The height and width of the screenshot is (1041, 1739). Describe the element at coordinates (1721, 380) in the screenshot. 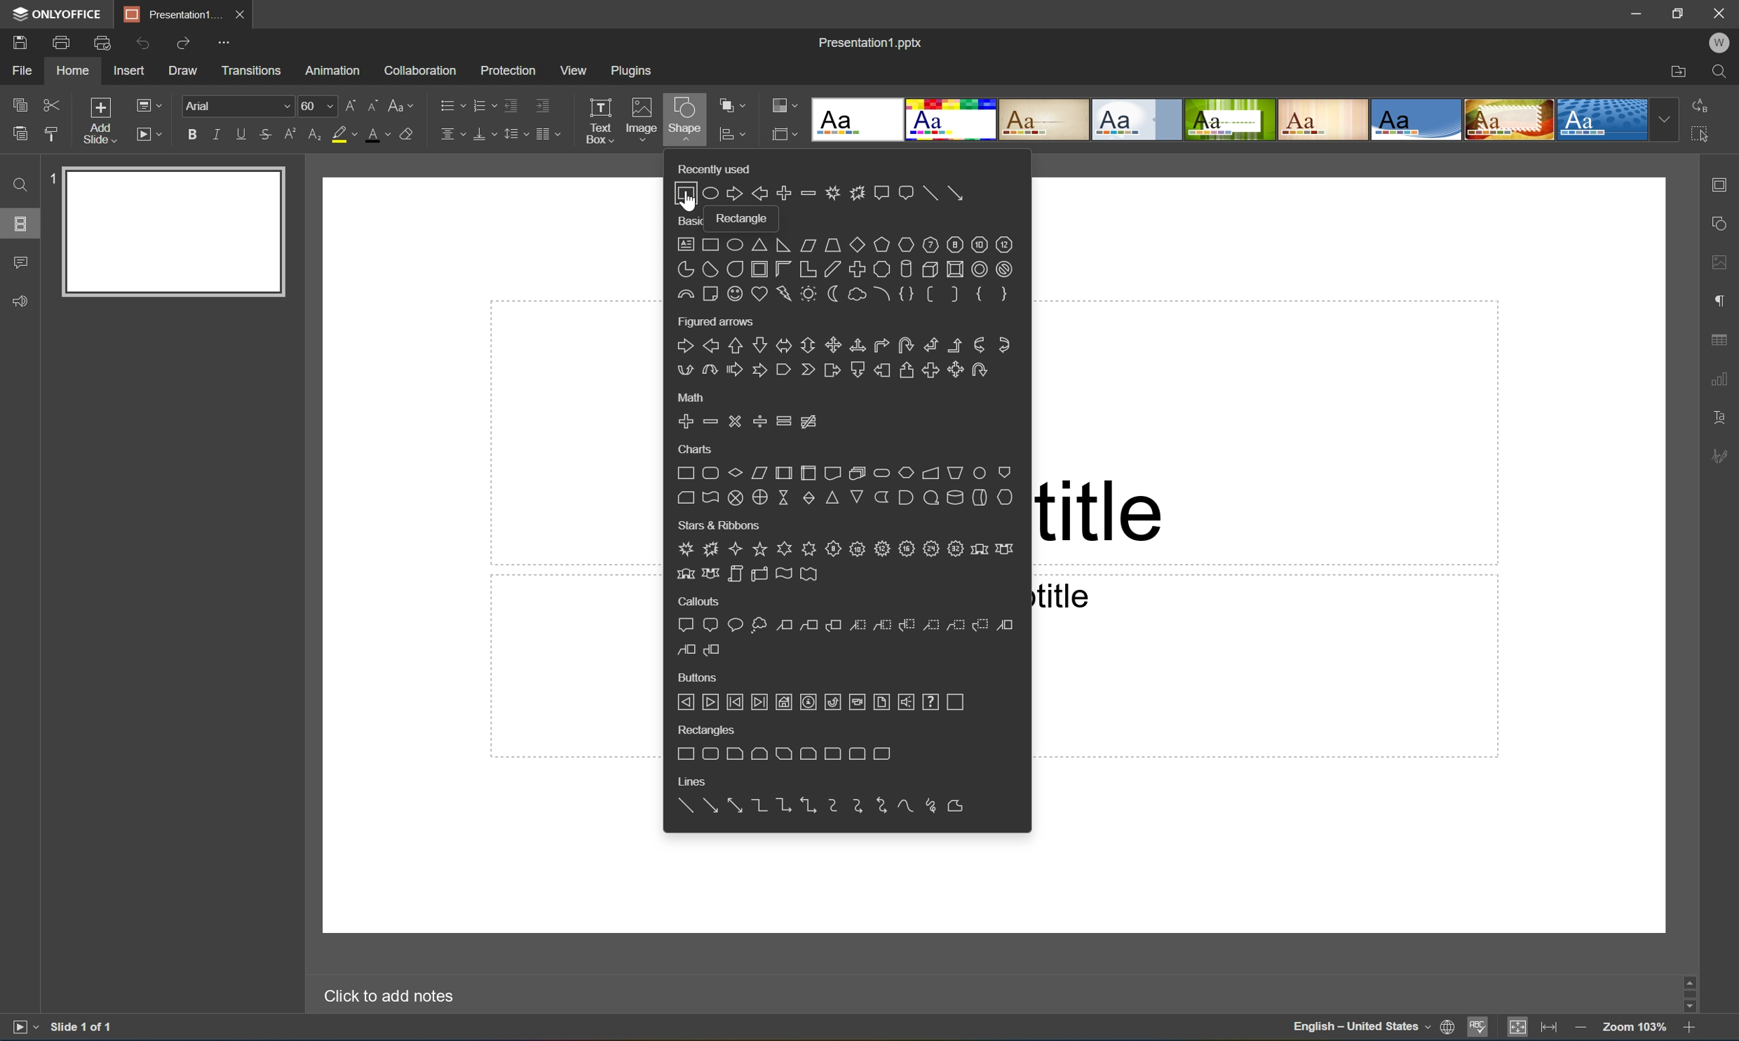

I see `chart settings` at that location.